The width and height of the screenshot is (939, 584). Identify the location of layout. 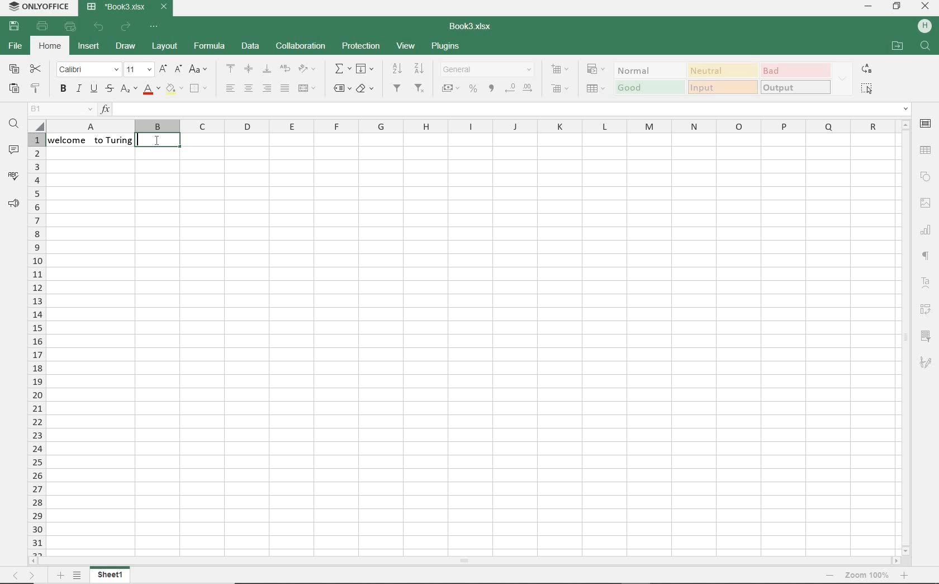
(166, 47).